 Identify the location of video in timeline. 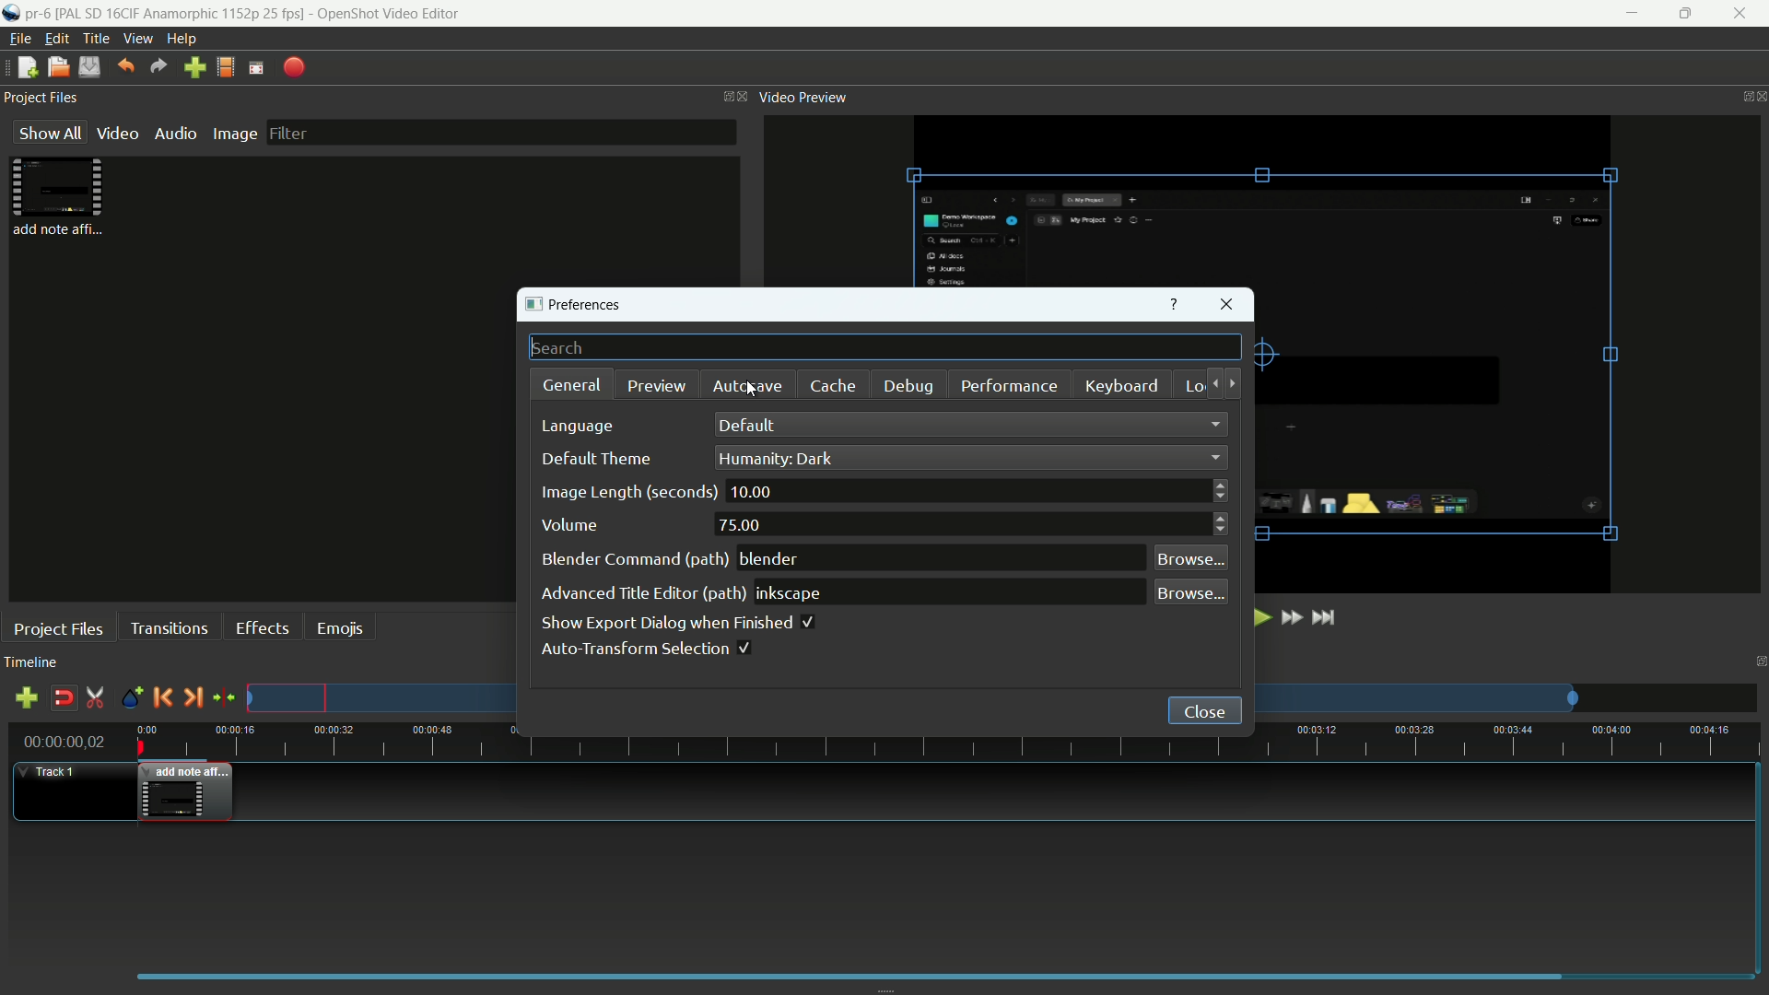
(185, 792).